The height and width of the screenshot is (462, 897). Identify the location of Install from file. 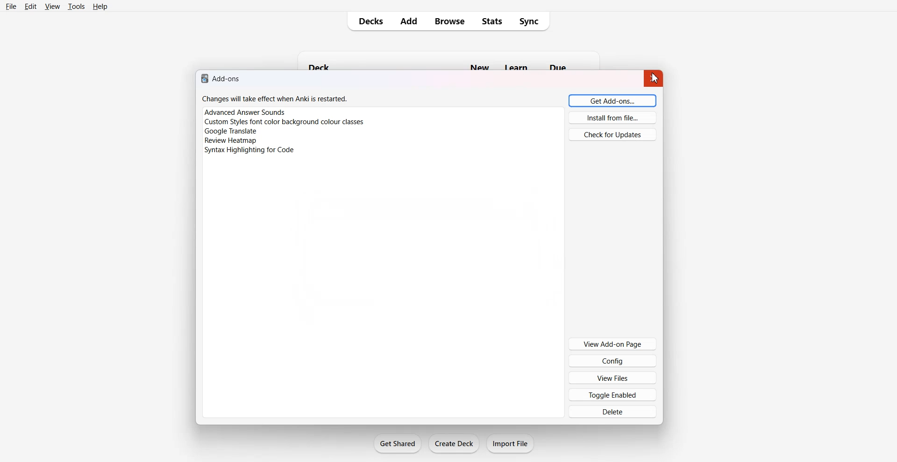
(613, 118).